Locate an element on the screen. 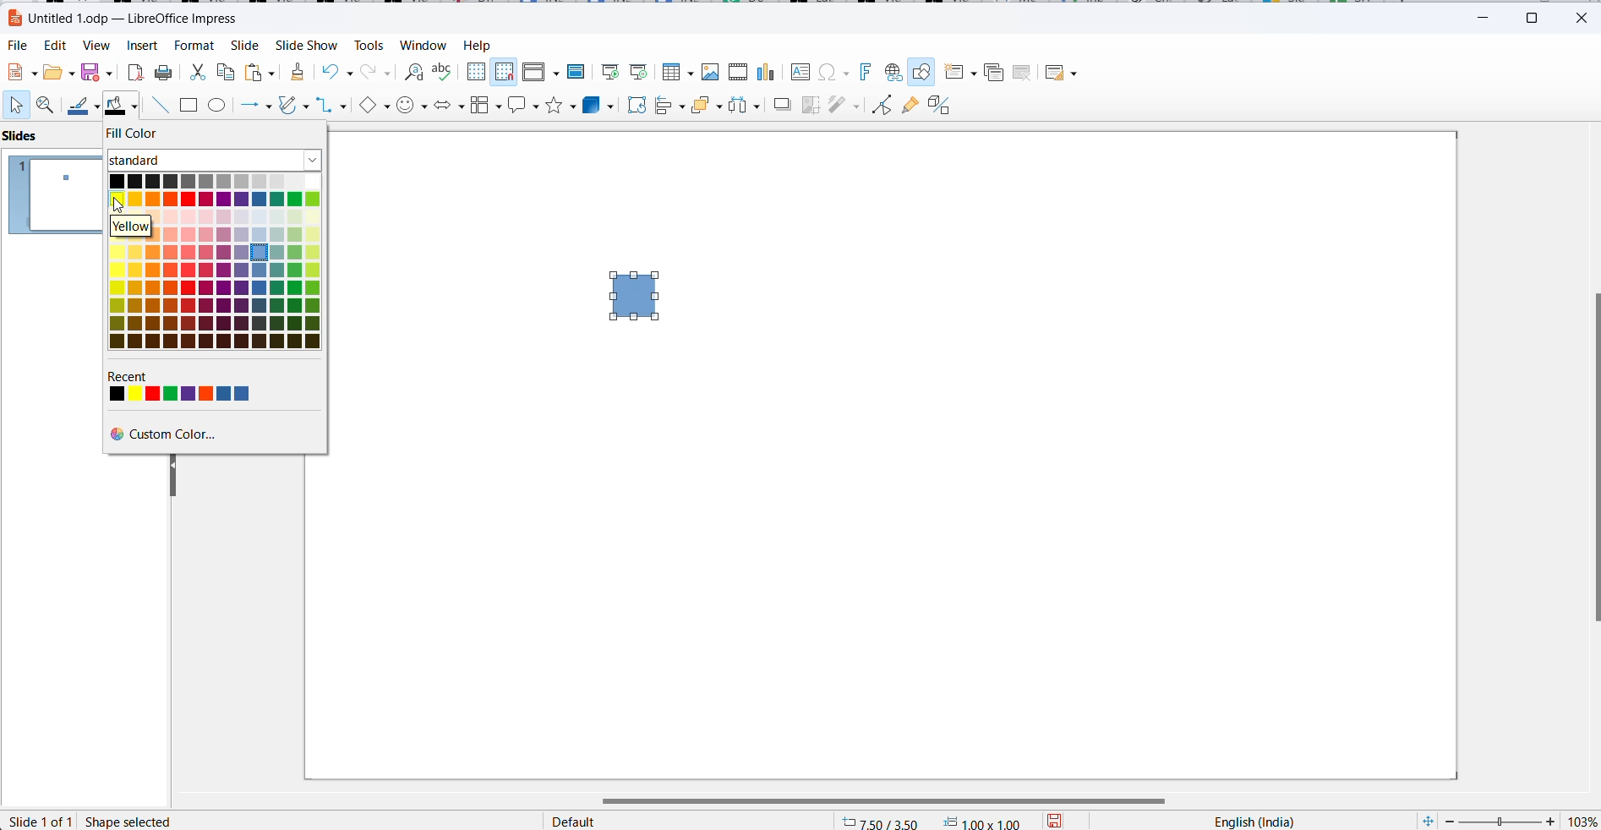 Image resolution: width=1601 pixels, height=830 pixels. toggle endpoint edit mode is located at coordinates (879, 104).